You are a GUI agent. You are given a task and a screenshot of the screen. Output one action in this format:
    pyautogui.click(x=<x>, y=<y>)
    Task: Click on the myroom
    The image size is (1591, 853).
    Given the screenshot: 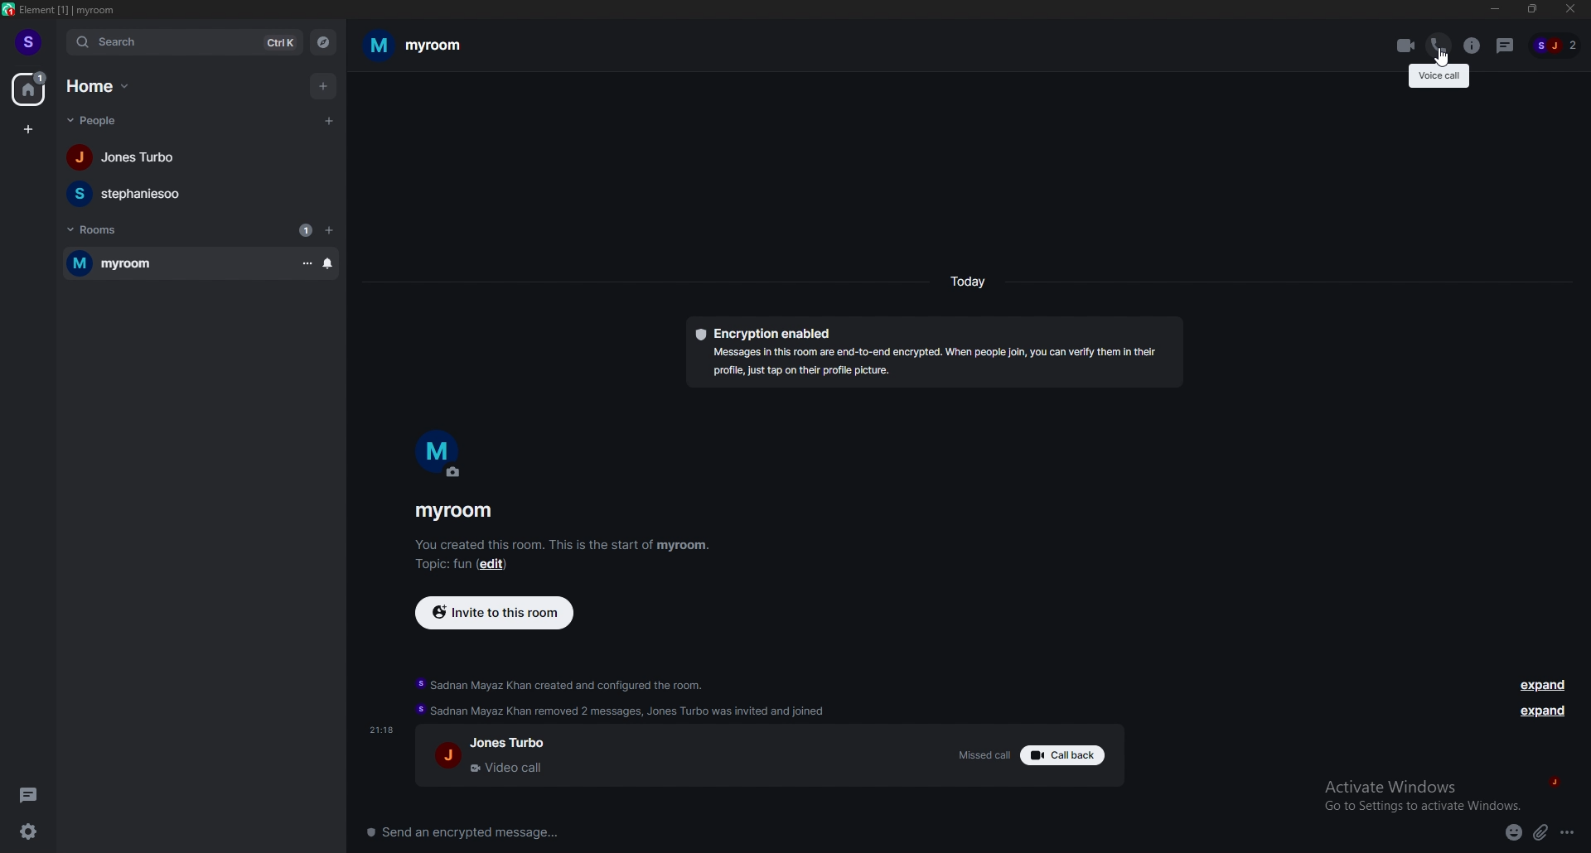 What is the action you would take?
    pyautogui.click(x=427, y=46)
    